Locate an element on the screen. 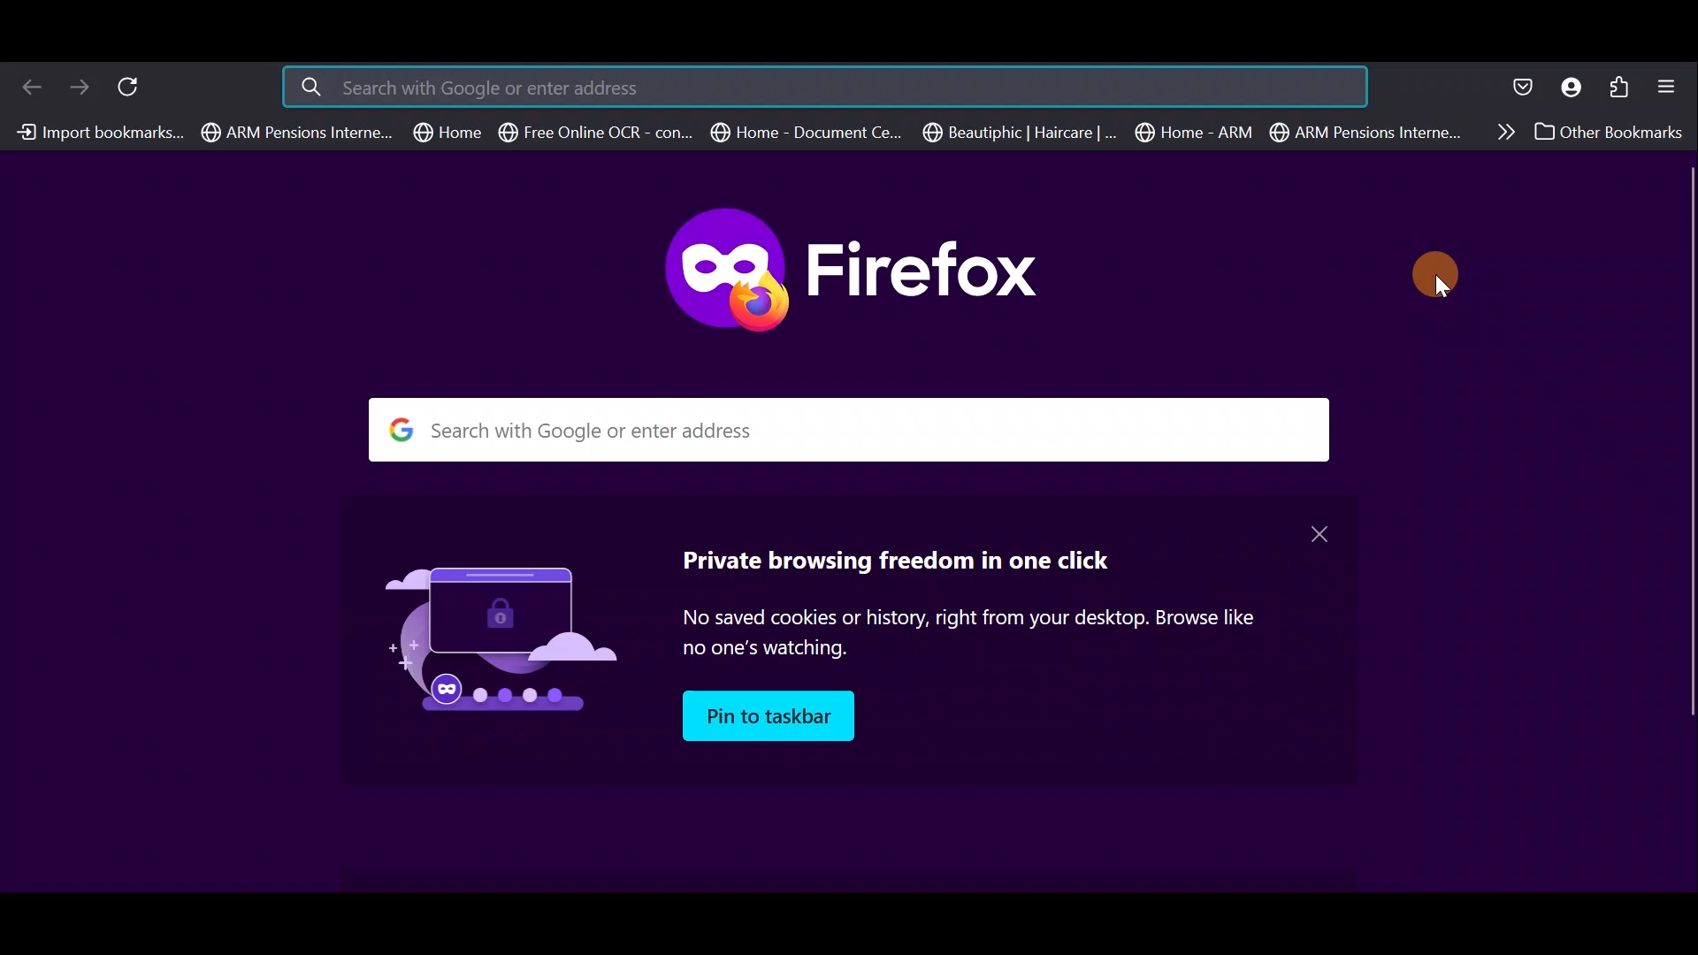 This screenshot has height=955, width=1698. Show more bookmarks is located at coordinates (1499, 131).